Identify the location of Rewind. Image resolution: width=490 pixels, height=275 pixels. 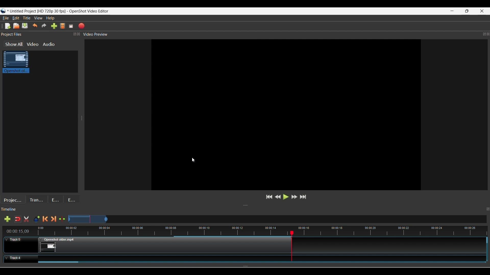
(278, 197).